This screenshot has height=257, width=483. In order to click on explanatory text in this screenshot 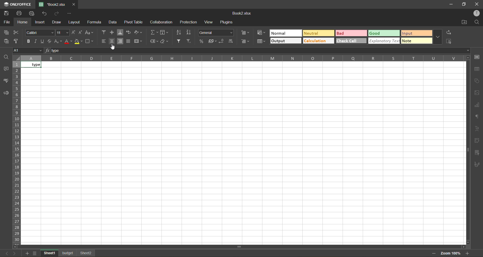, I will do `click(383, 41)`.